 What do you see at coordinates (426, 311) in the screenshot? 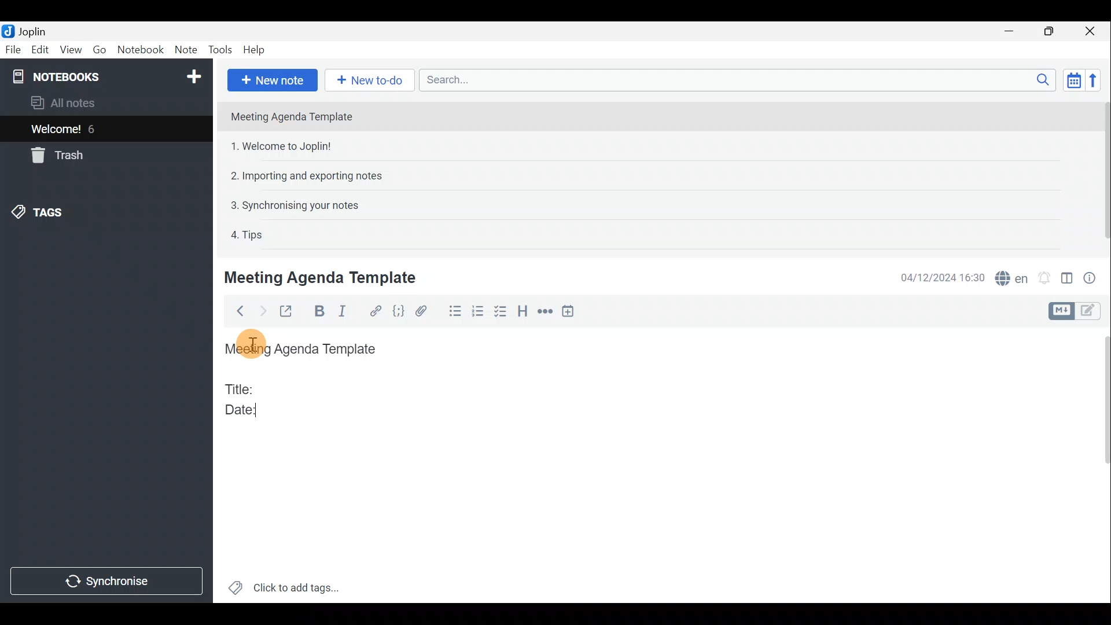
I see `Attach file` at bounding box center [426, 311].